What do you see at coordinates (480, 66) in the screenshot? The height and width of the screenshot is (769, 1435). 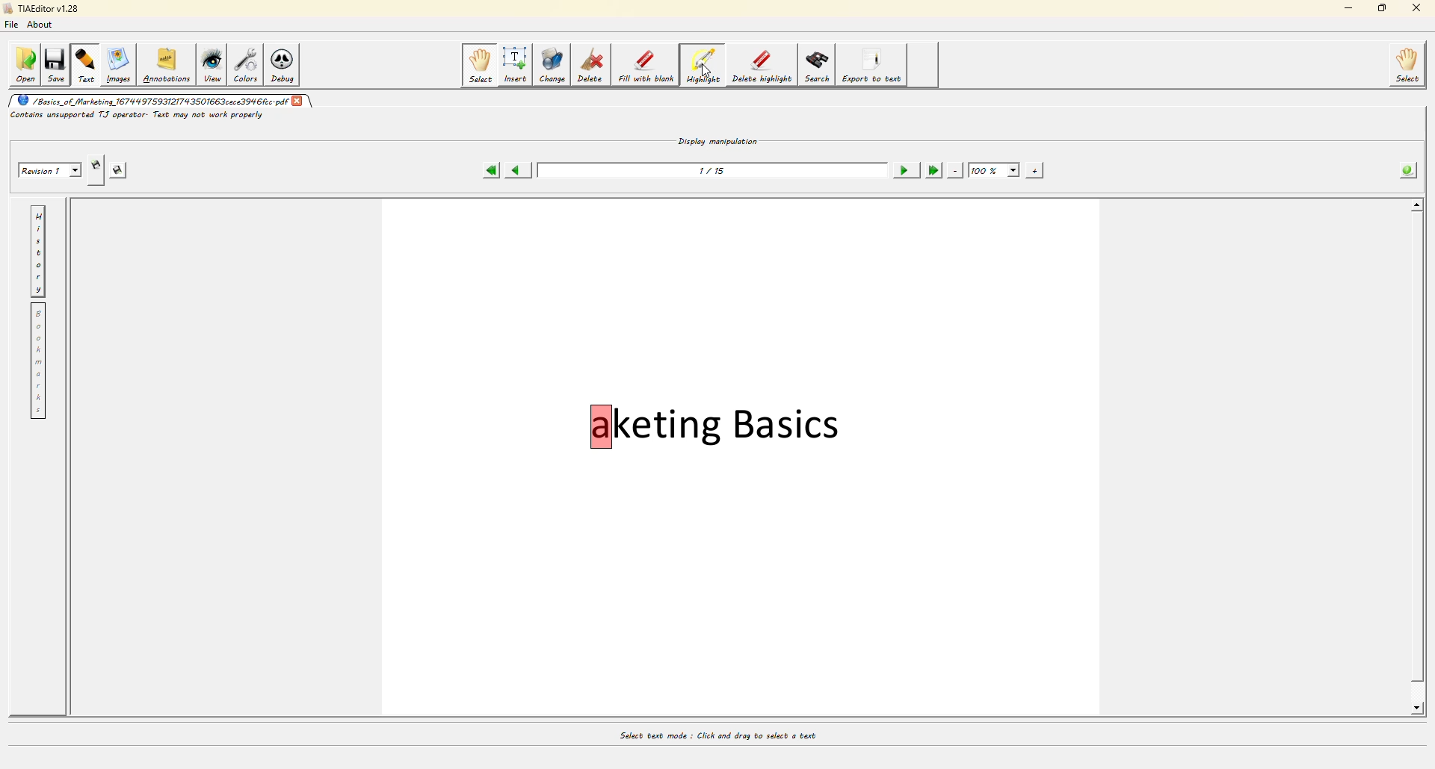 I see `select` at bounding box center [480, 66].